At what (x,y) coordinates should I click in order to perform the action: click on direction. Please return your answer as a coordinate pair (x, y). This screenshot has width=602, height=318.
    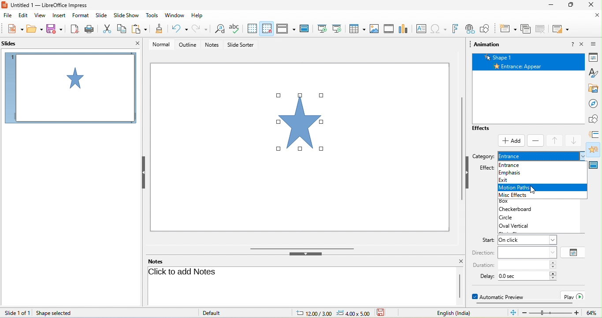
    Looking at the image, I should click on (483, 253).